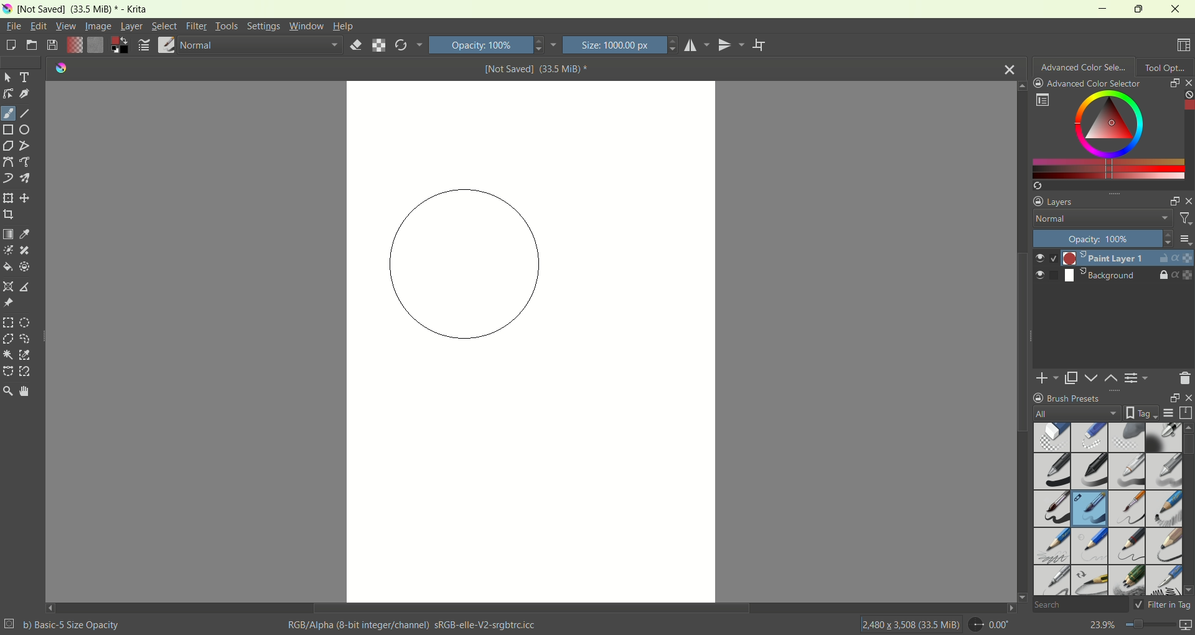 The width and height of the screenshot is (1195, 635). I want to click on polyline, so click(26, 145).